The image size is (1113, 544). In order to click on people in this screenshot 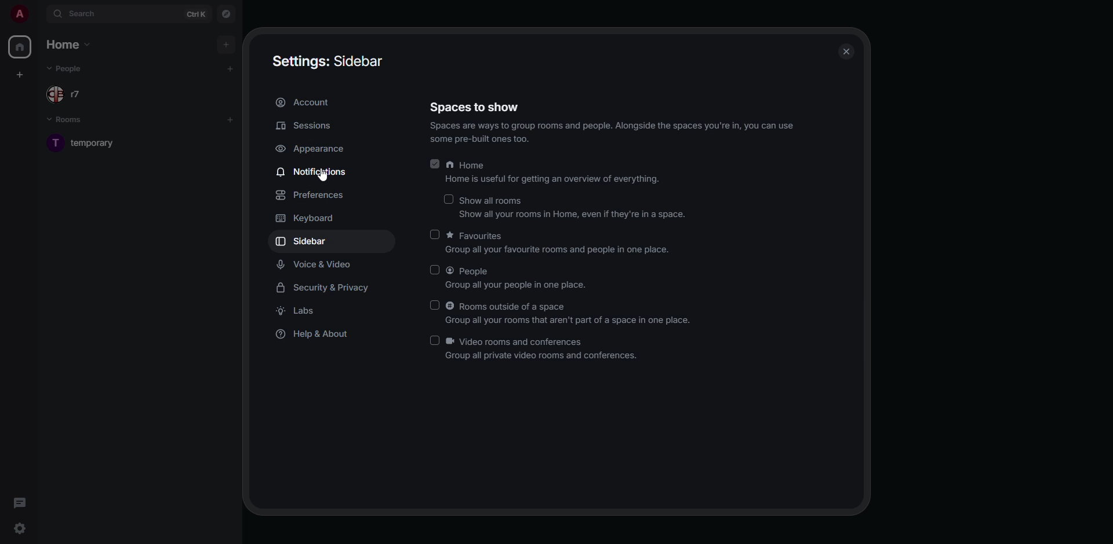, I will do `click(517, 278)`.